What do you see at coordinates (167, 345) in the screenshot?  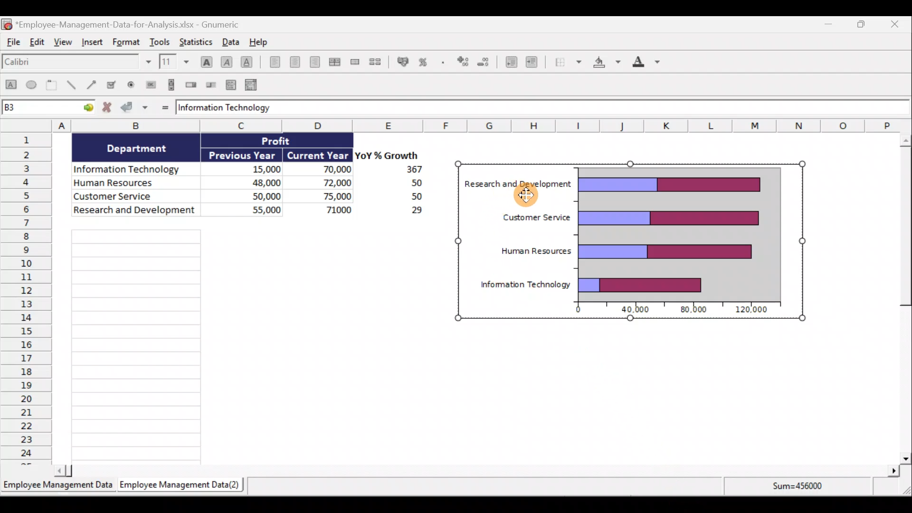 I see `Cells` at bounding box center [167, 345].